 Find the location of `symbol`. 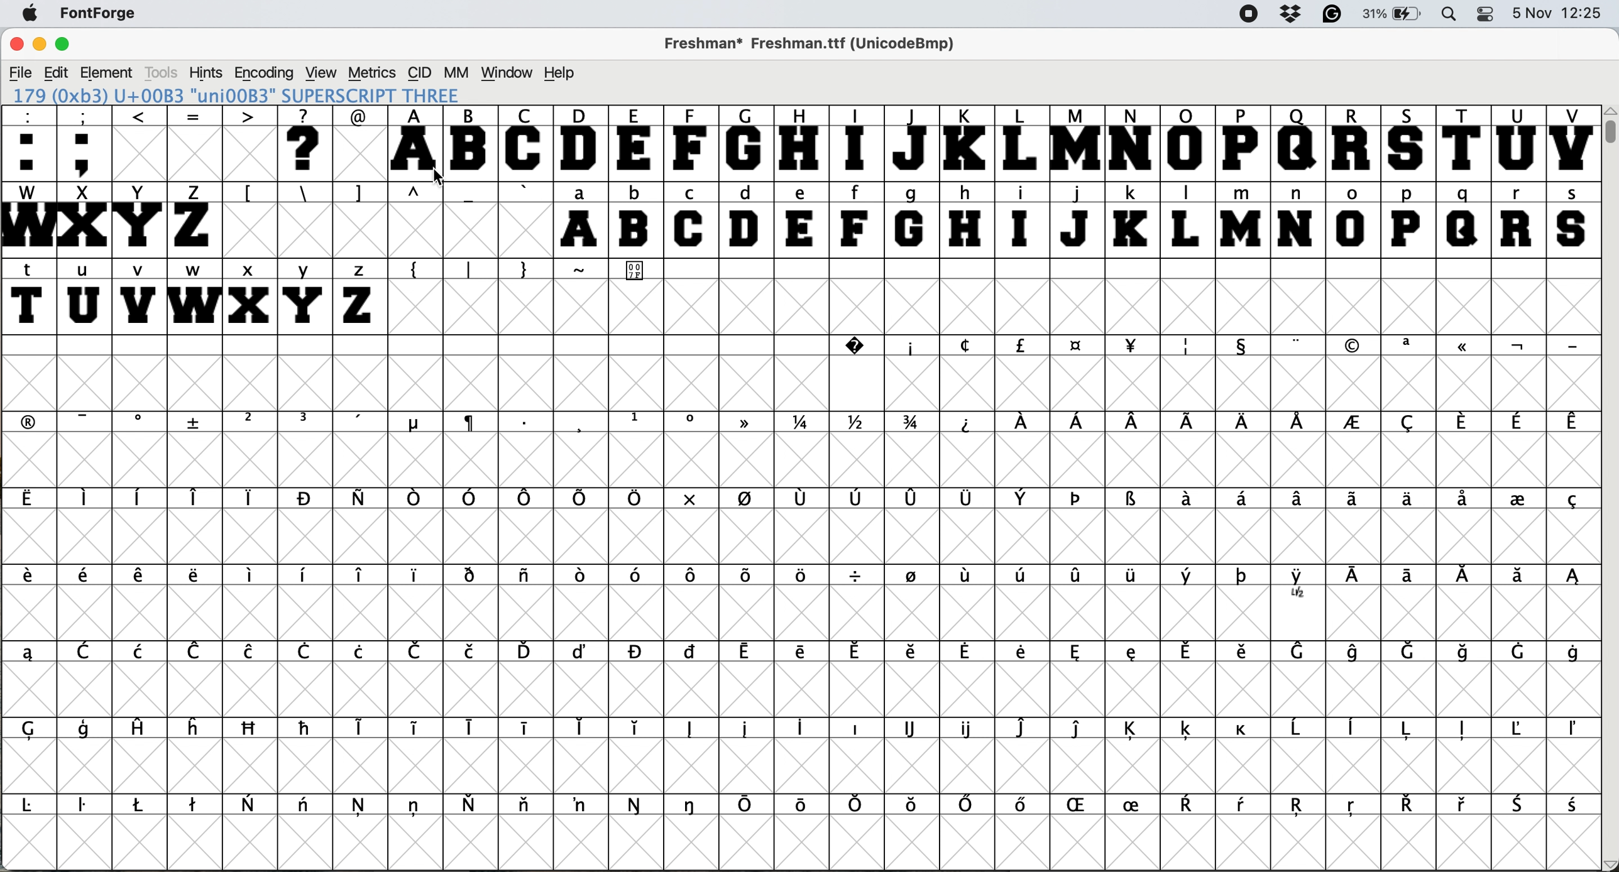

symbol is located at coordinates (1572, 579).